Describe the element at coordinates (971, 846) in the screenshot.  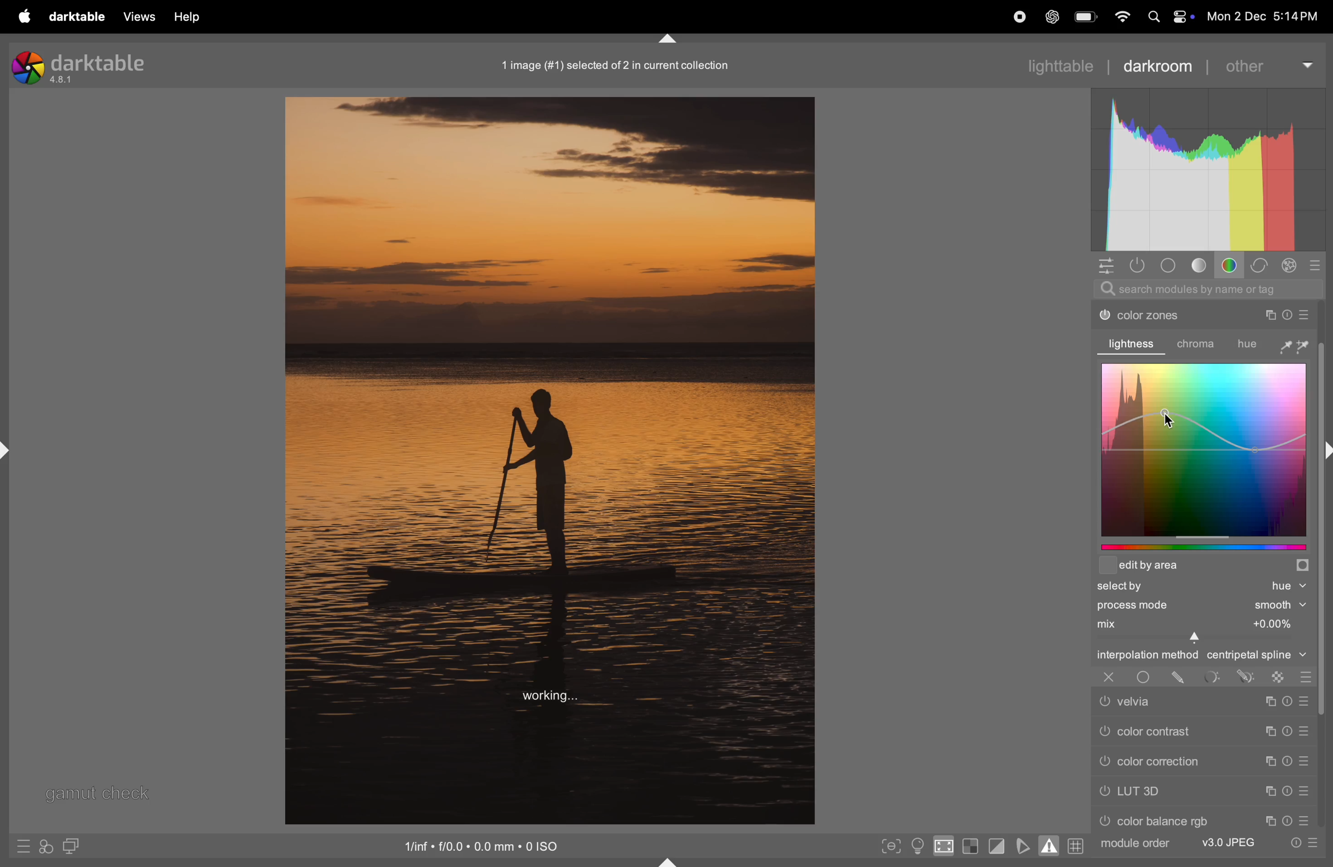
I see `toggle indication of raw exposure` at that location.